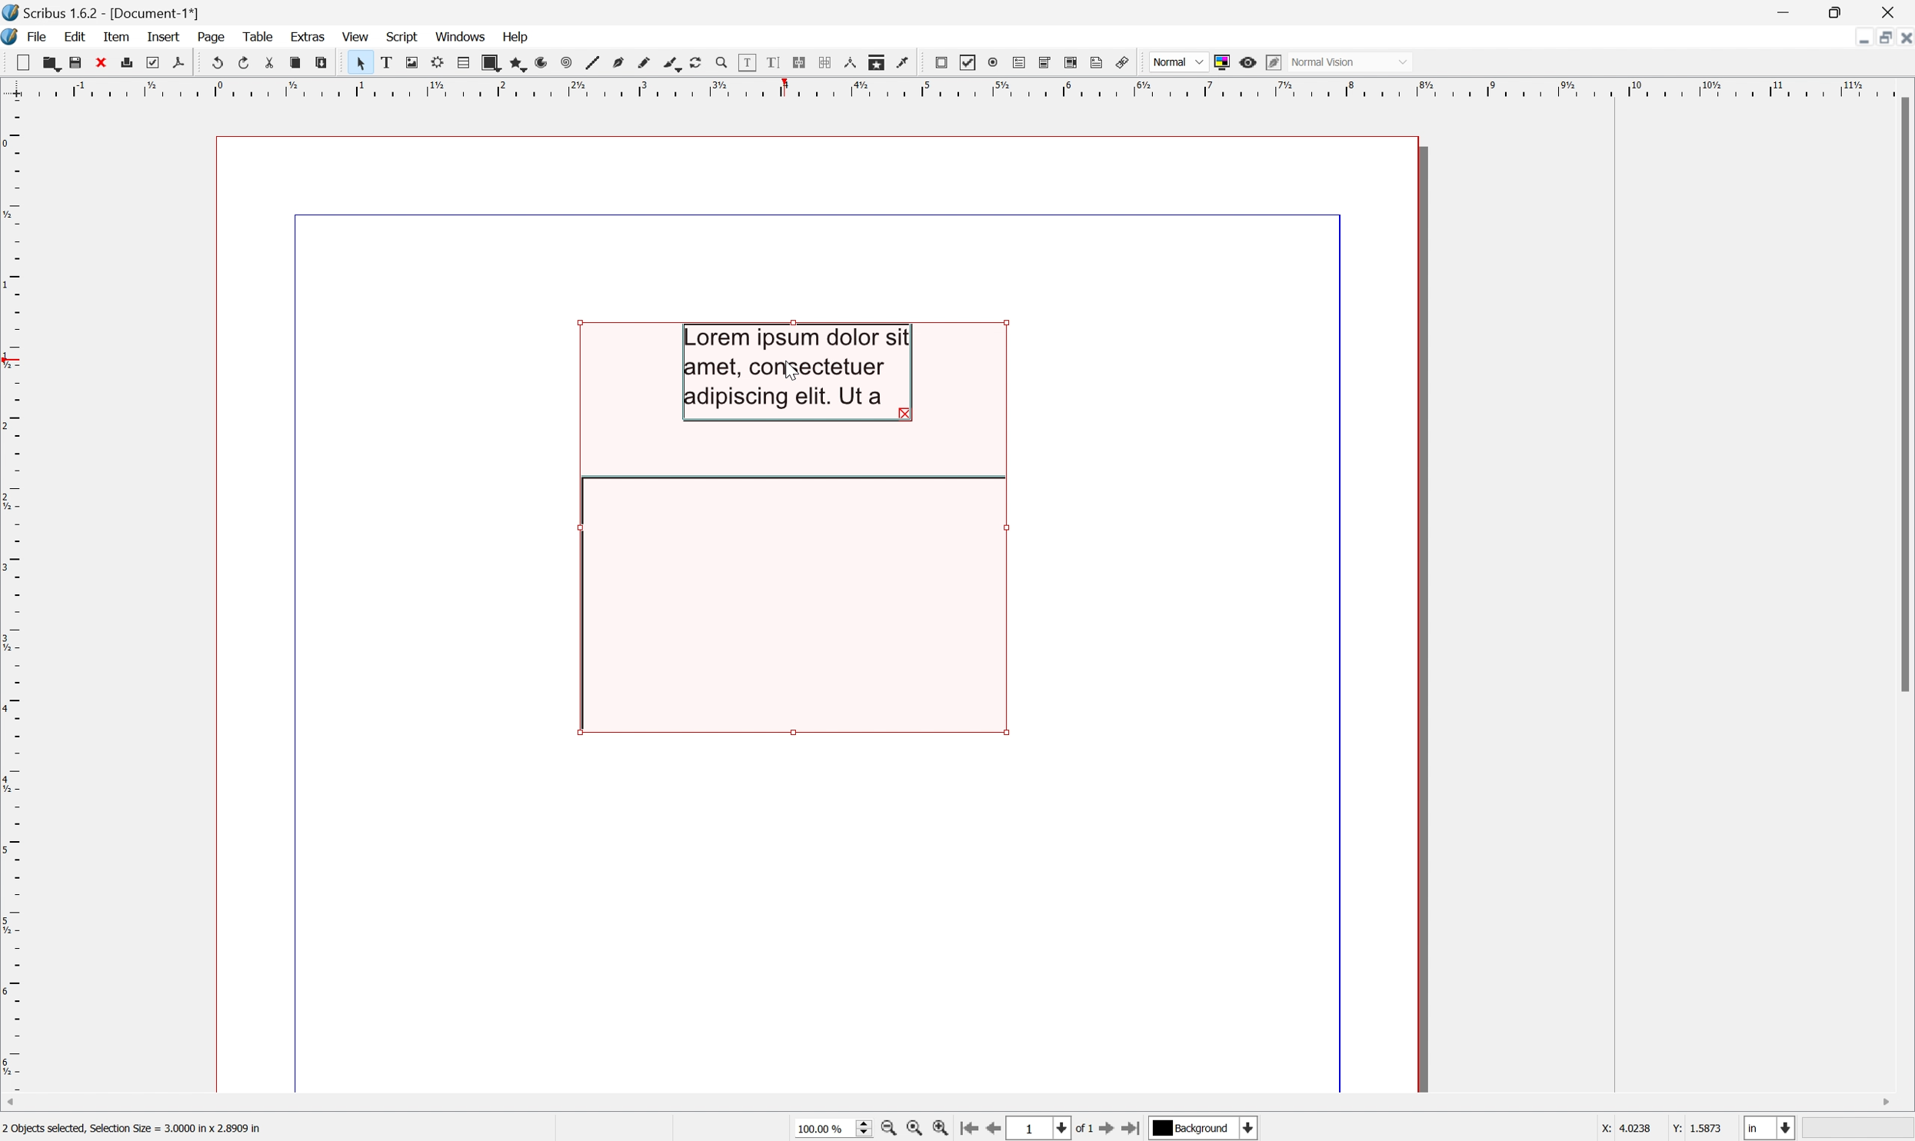  I want to click on PDF radio button, so click(992, 62).